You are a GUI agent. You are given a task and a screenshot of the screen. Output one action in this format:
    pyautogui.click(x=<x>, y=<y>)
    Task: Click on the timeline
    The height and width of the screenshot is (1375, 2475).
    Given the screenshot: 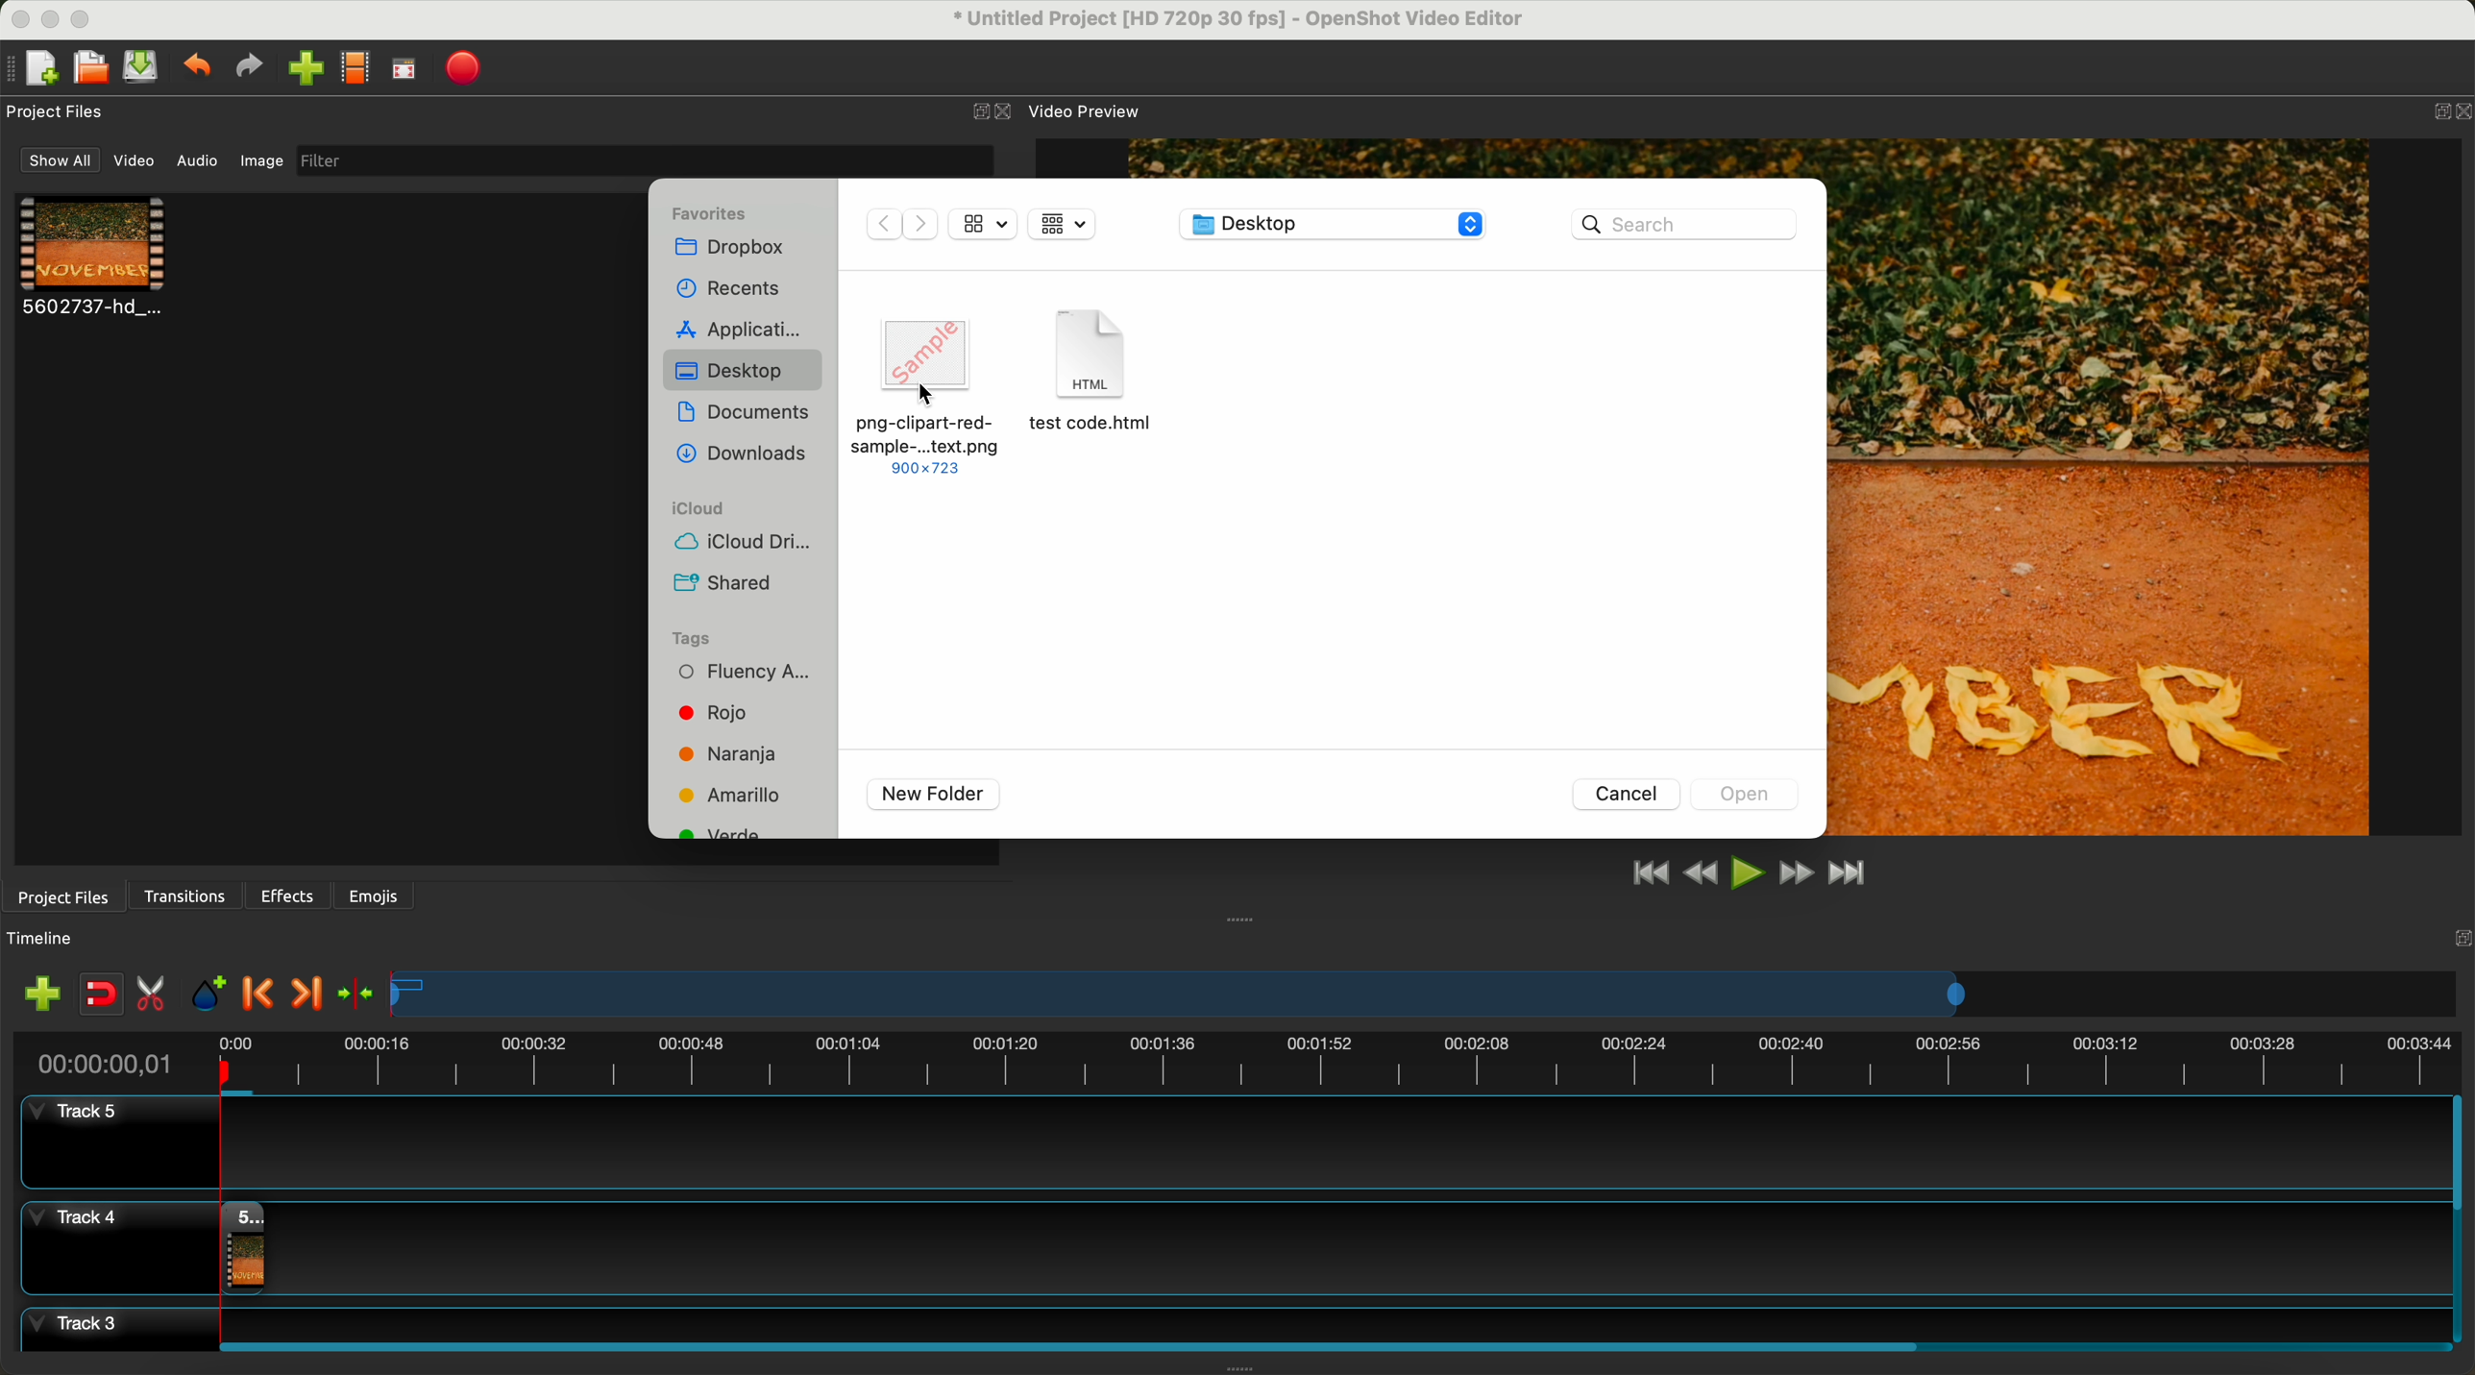 What is the action you would take?
    pyautogui.click(x=1236, y=1060)
    